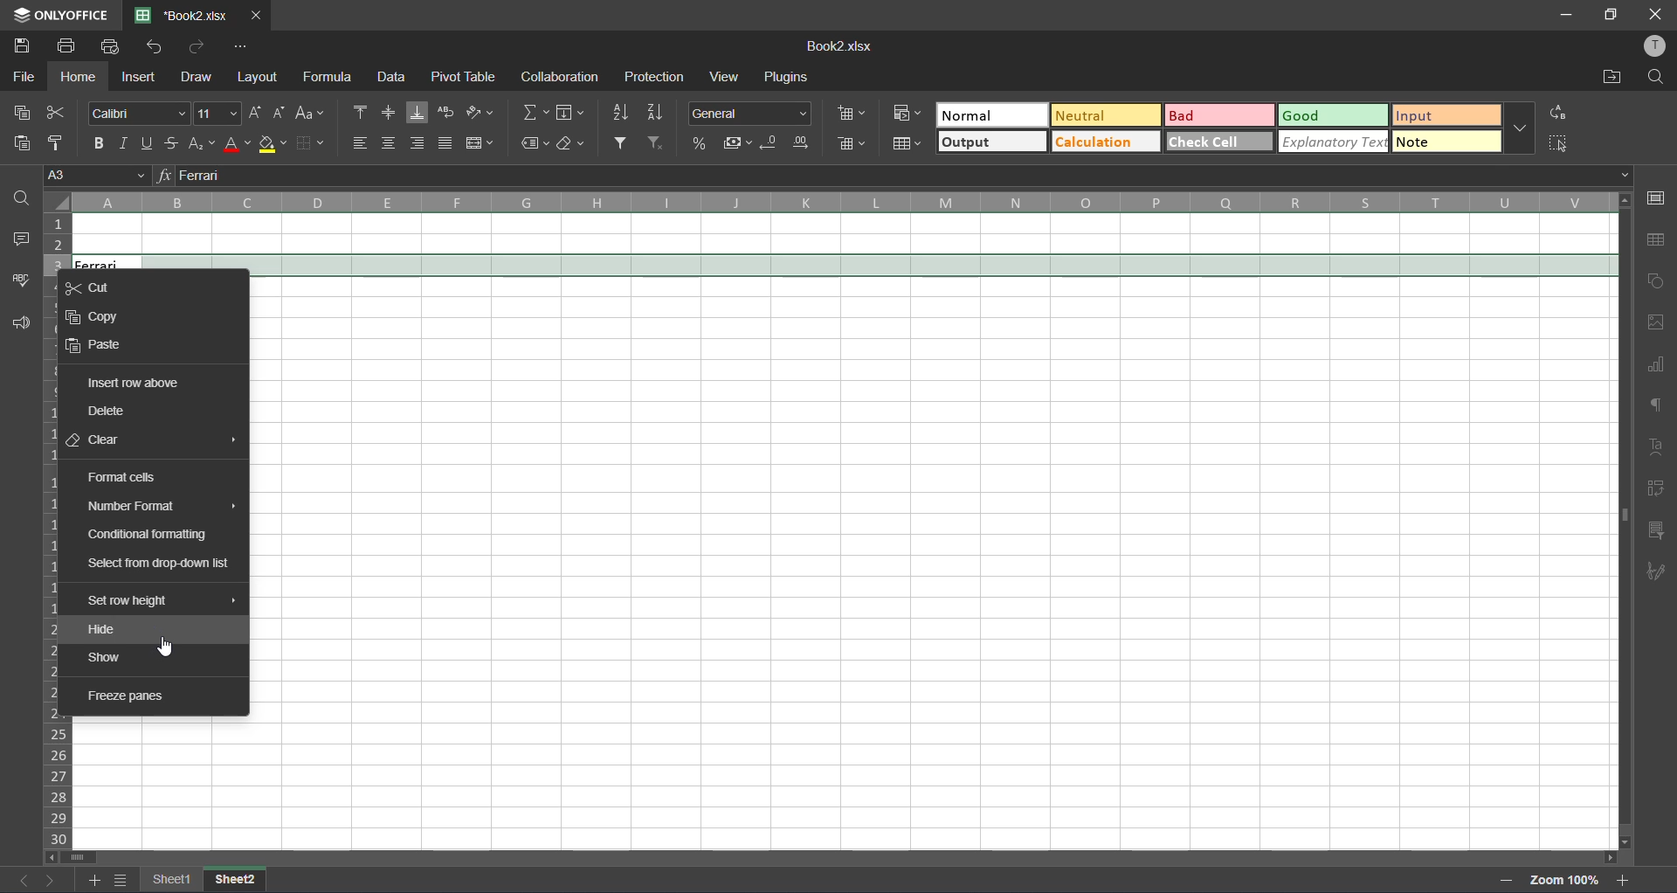 The width and height of the screenshot is (1677, 893). What do you see at coordinates (1436, 142) in the screenshot?
I see `note` at bounding box center [1436, 142].